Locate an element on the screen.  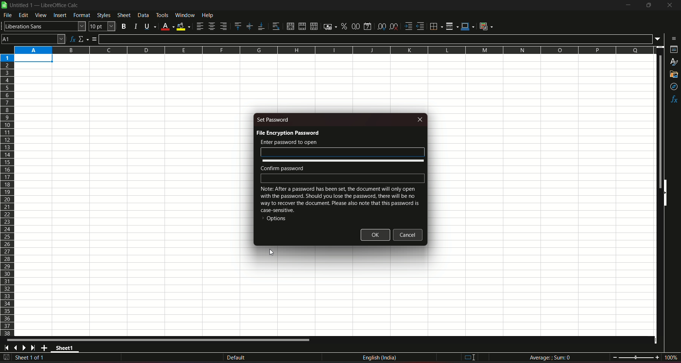
default is located at coordinates (236, 357).